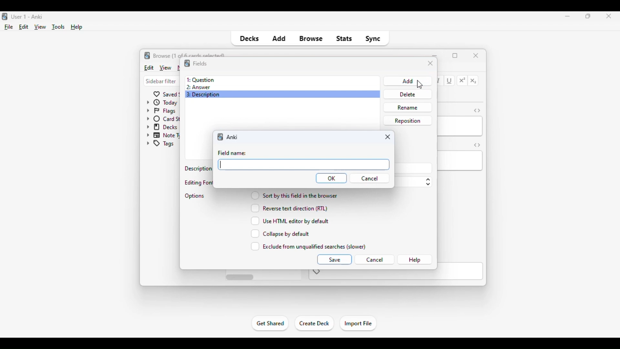  I want to click on add, so click(279, 39).